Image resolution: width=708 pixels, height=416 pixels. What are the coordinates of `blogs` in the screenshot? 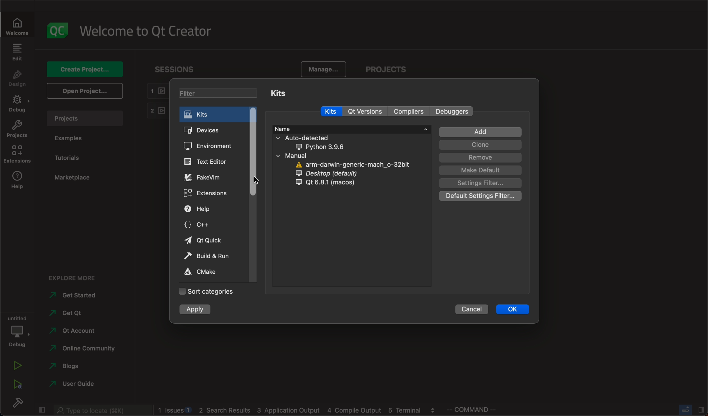 It's located at (81, 367).